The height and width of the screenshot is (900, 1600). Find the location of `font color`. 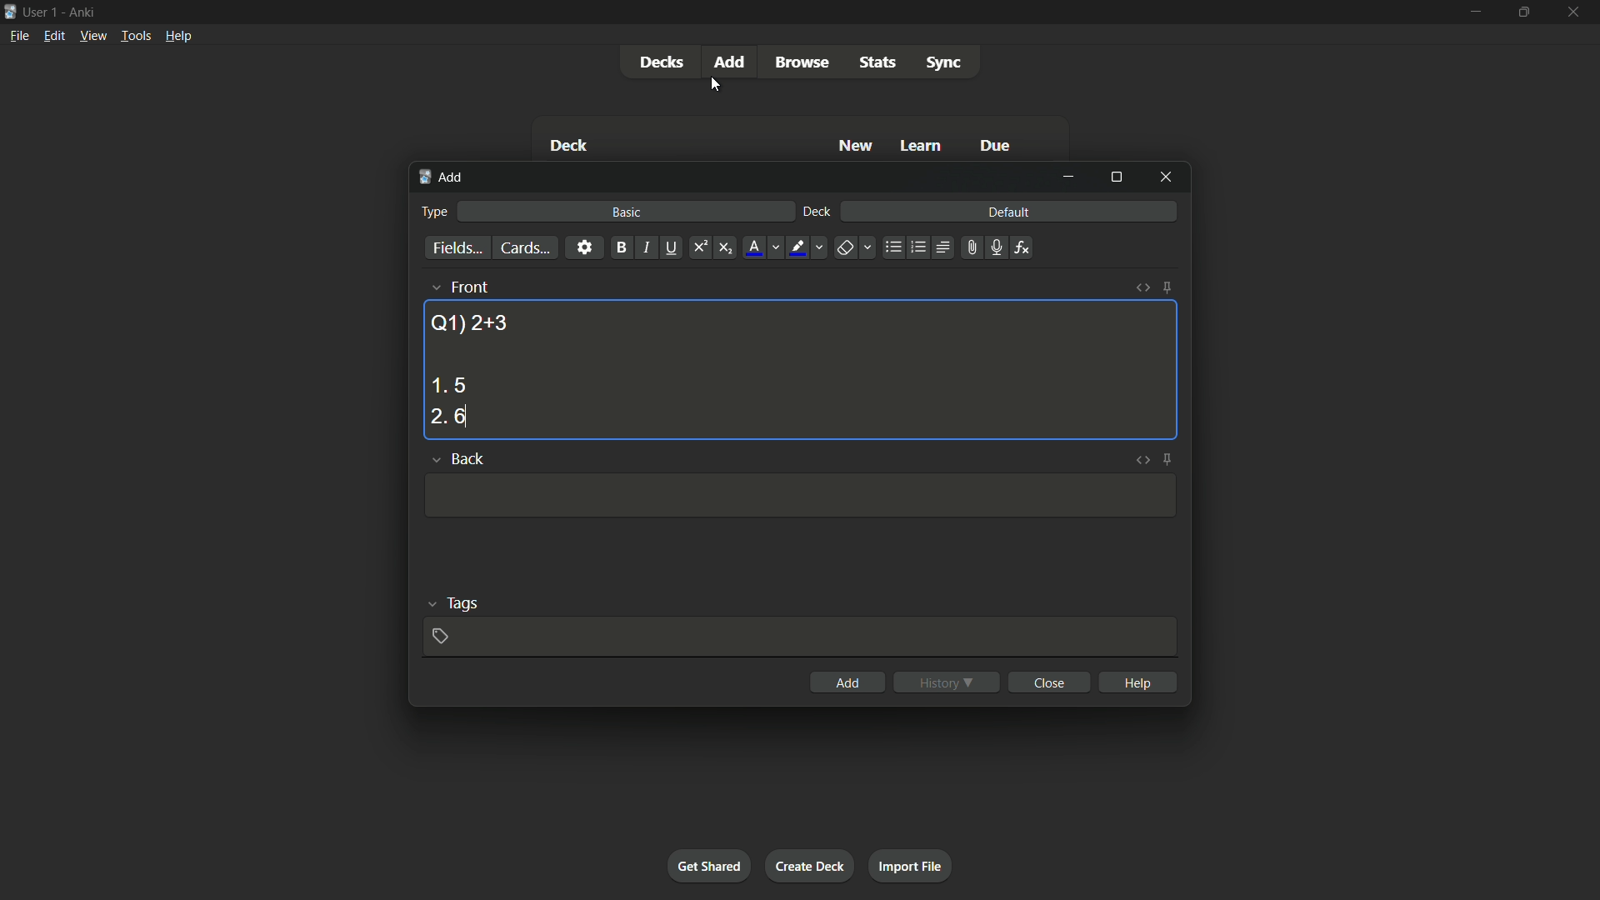

font color is located at coordinates (755, 247).